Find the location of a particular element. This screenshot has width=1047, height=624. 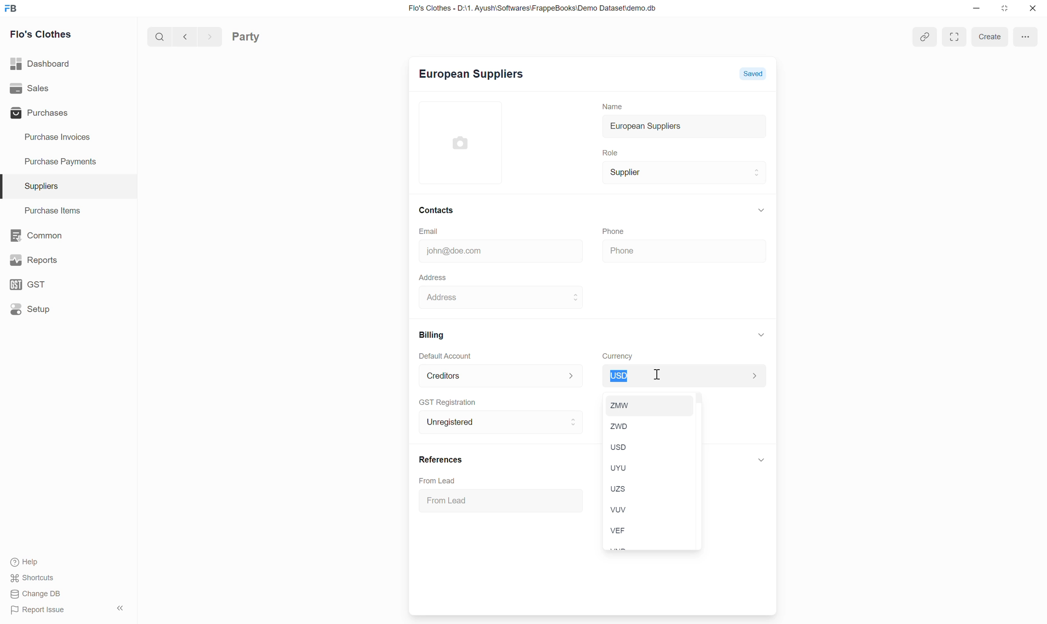

Setup is located at coordinates (34, 310).